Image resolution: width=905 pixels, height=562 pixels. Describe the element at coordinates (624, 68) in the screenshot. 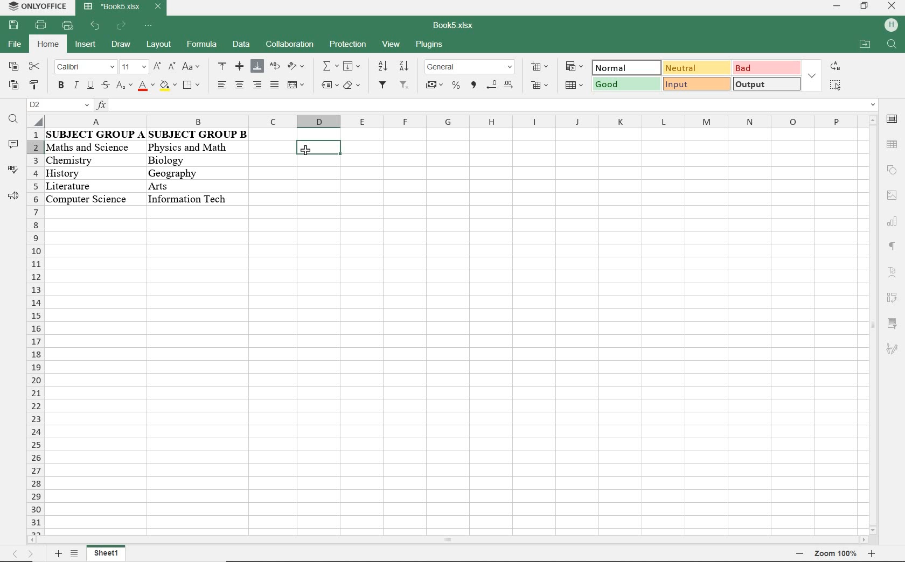

I see `normal` at that location.